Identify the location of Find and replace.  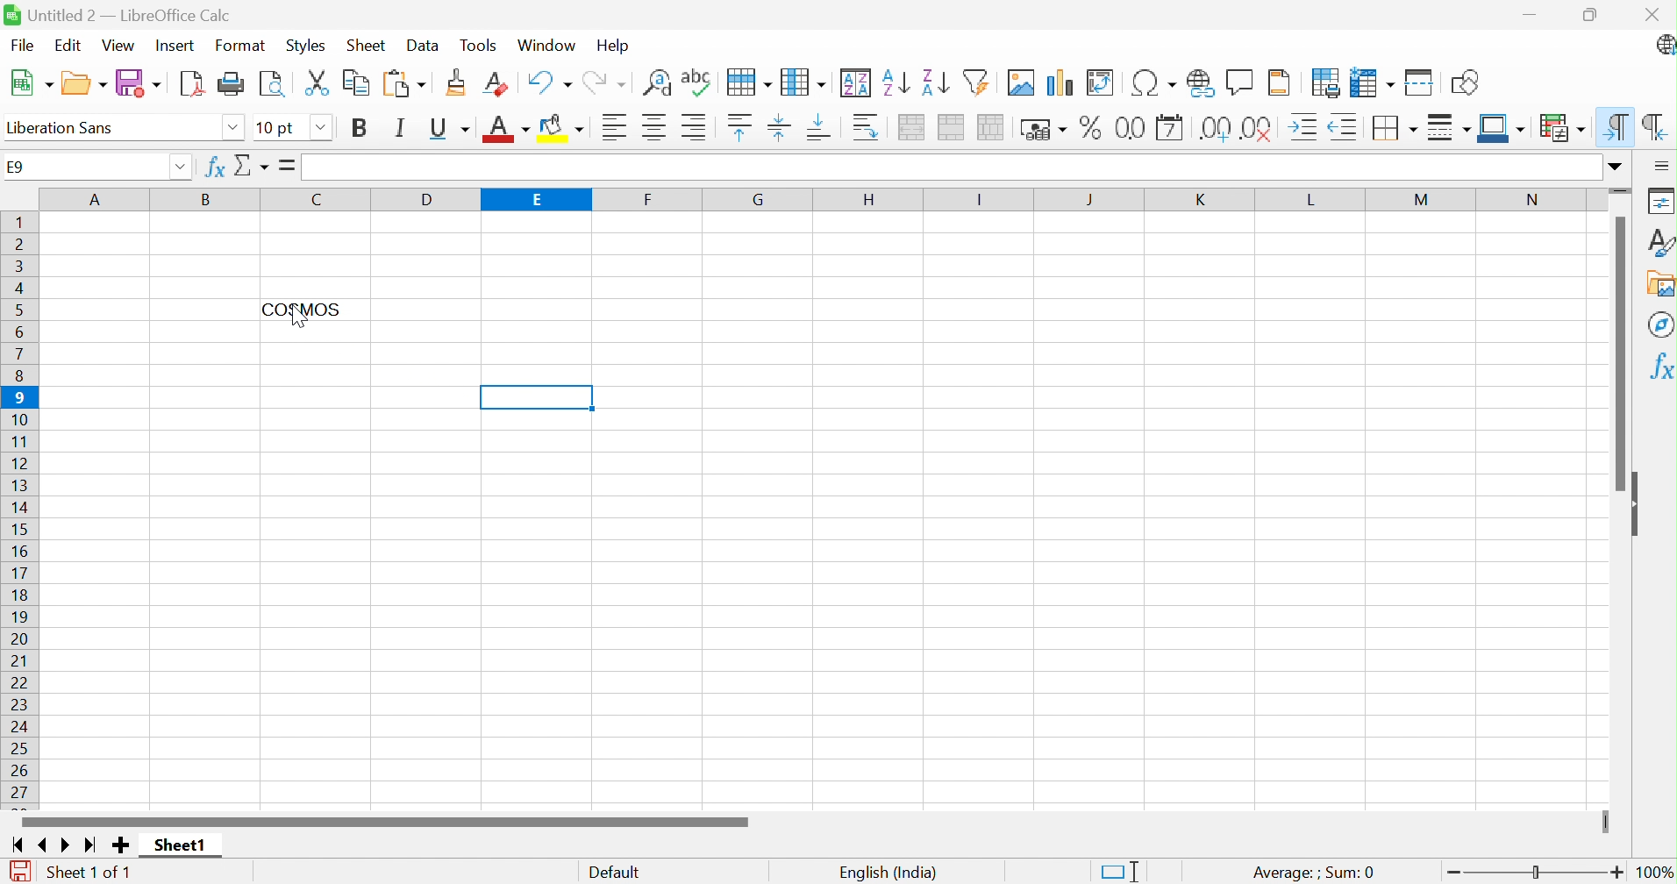
(657, 83).